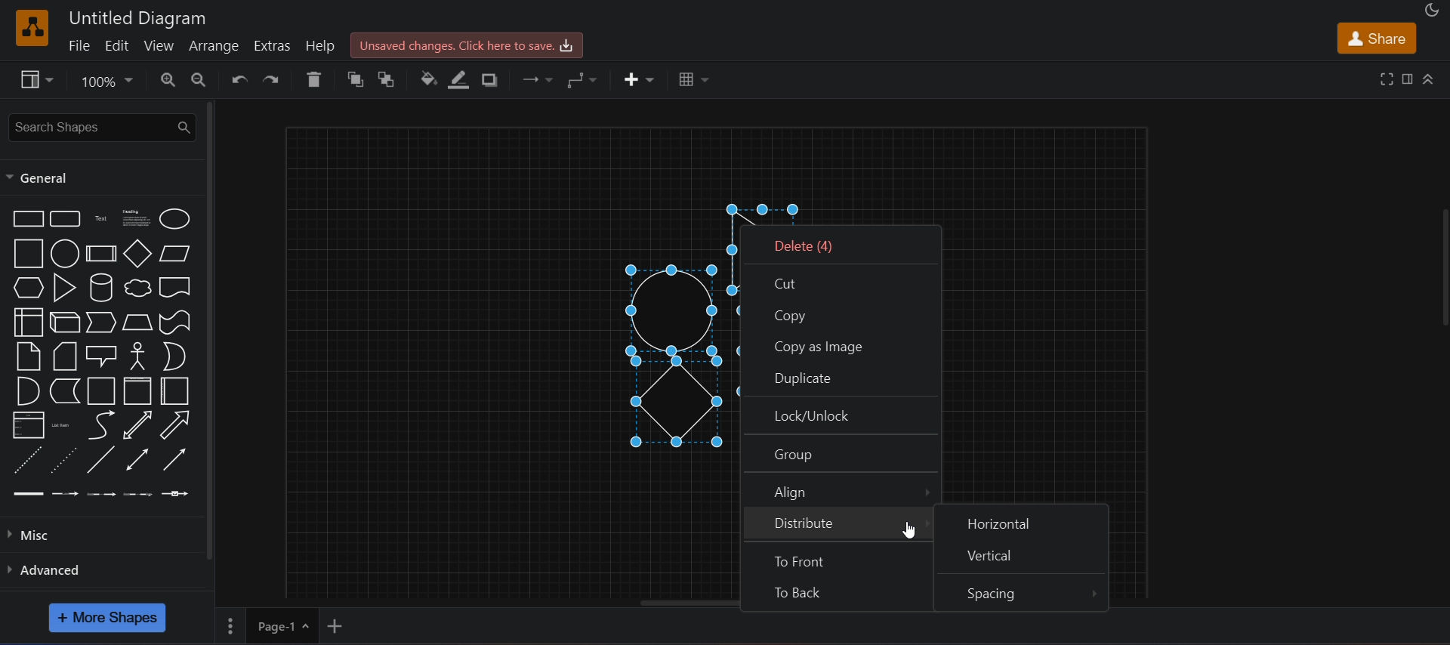 Image resolution: width=1450 pixels, height=645 pixels. Describe the element at coordinates (109, 83) in the screenshot. I see `zoom` at that location.